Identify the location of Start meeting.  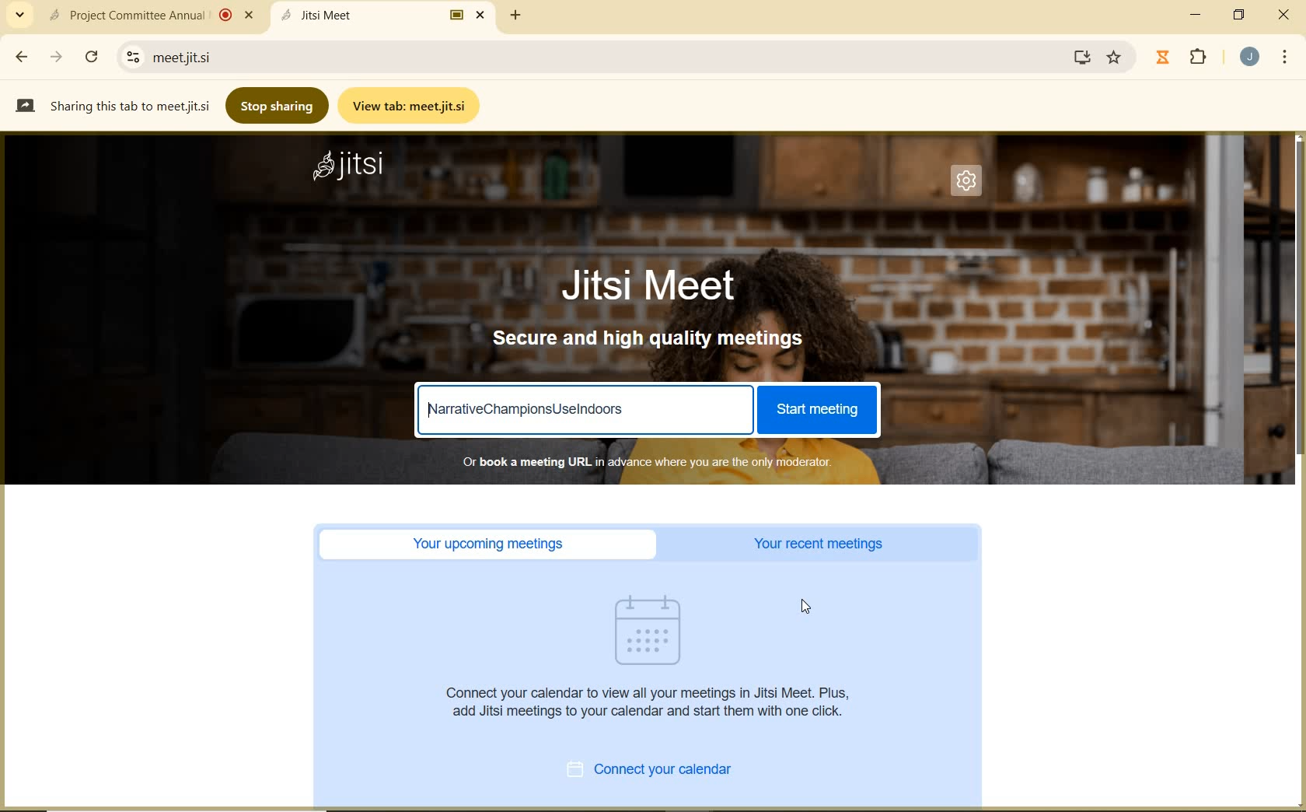
(815, 410).